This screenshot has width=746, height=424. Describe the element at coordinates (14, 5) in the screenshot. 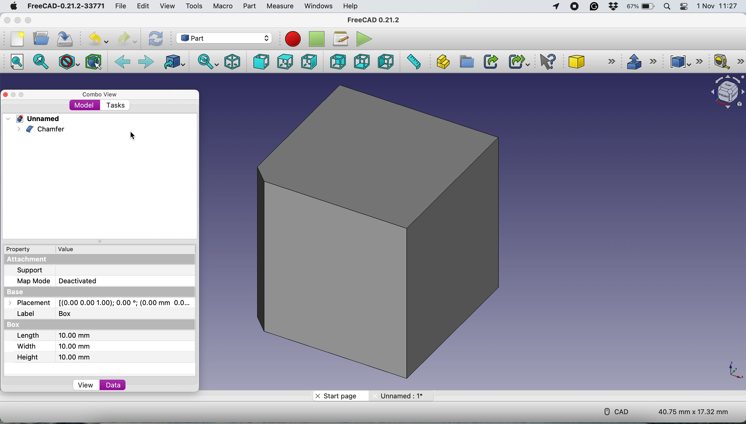

I see `system logo` at that location.